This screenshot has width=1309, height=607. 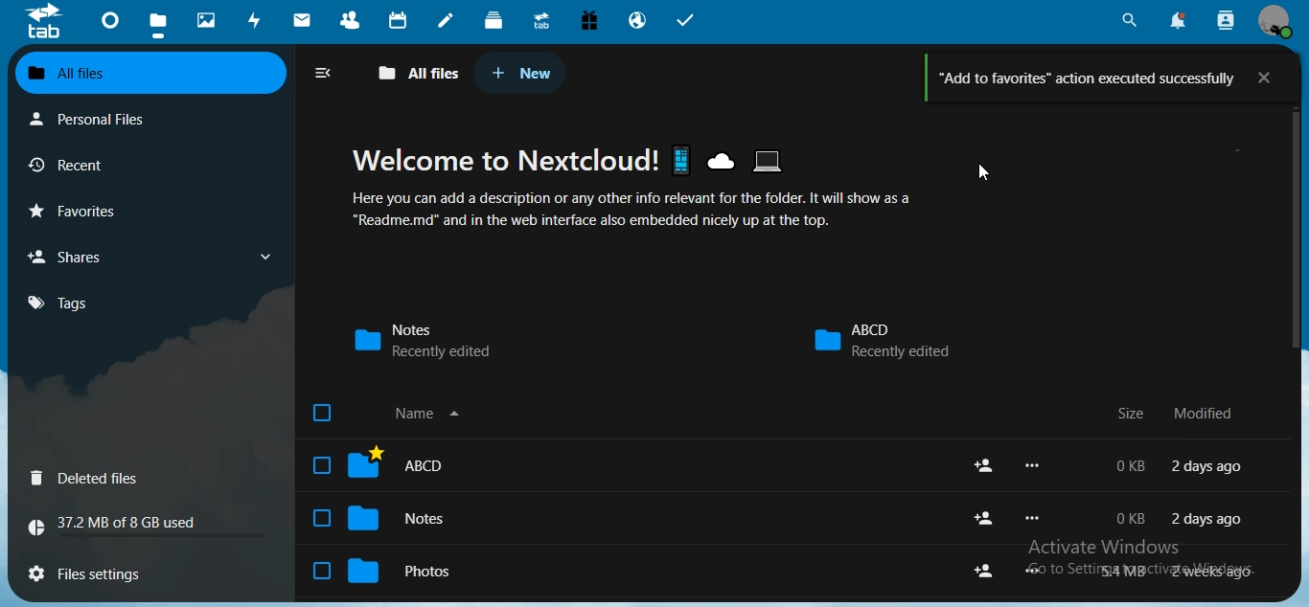 What do you see at coordinates (400, 19) in the screenshot?
I see `calendar` at bounding box center [400, 19].